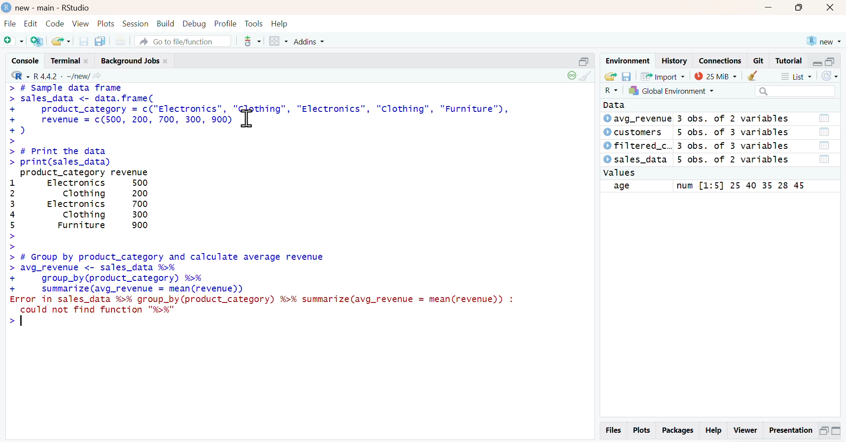 The image size is (846, 442). Describe the element at coordinates (824, 432) in the screenshot. I see `Minimize pane` at that location.